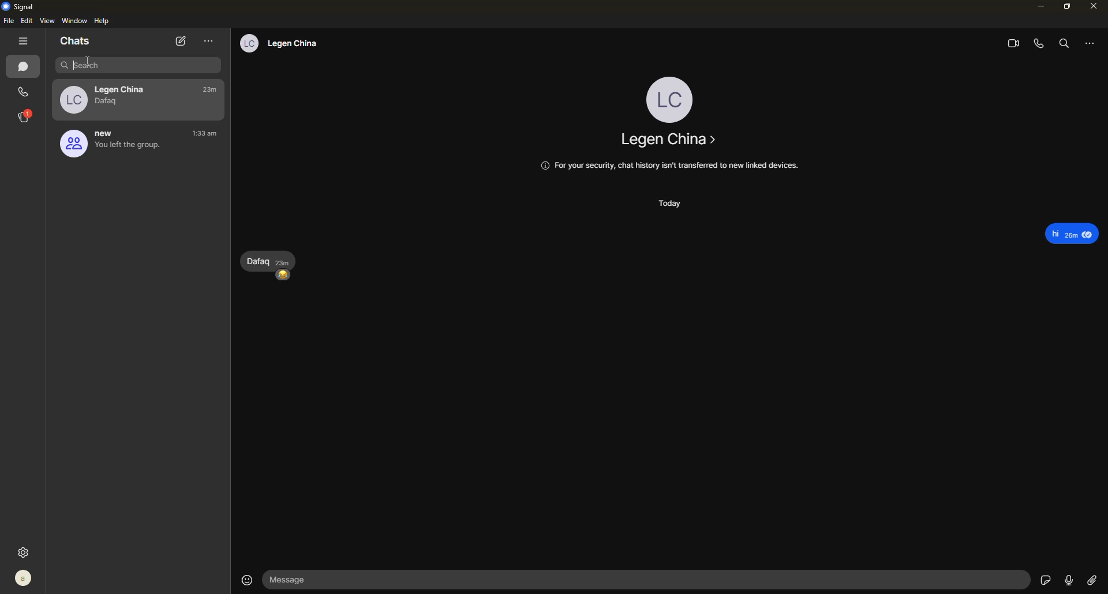  What do you see at coordinates (1098, 7) in the screenshot?
I see `close` at bounding box center [1098, 7].